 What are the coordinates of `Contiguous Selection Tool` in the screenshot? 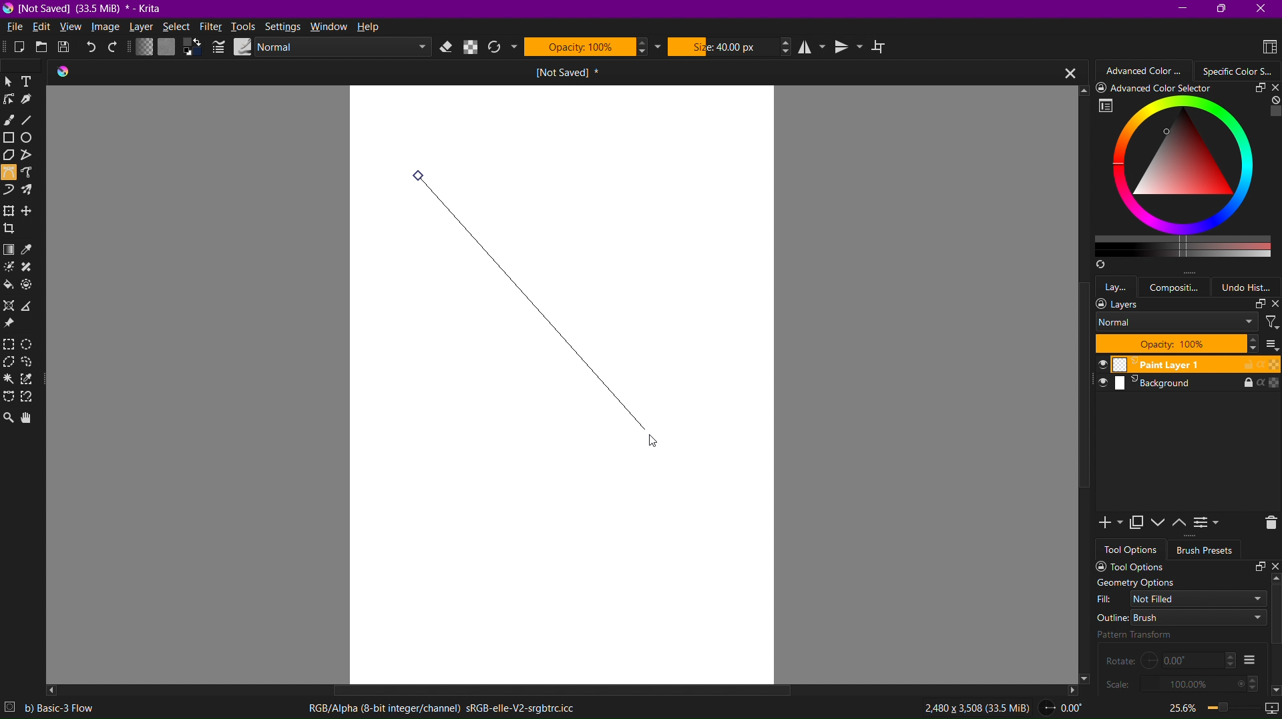 It's located at (9, 382).